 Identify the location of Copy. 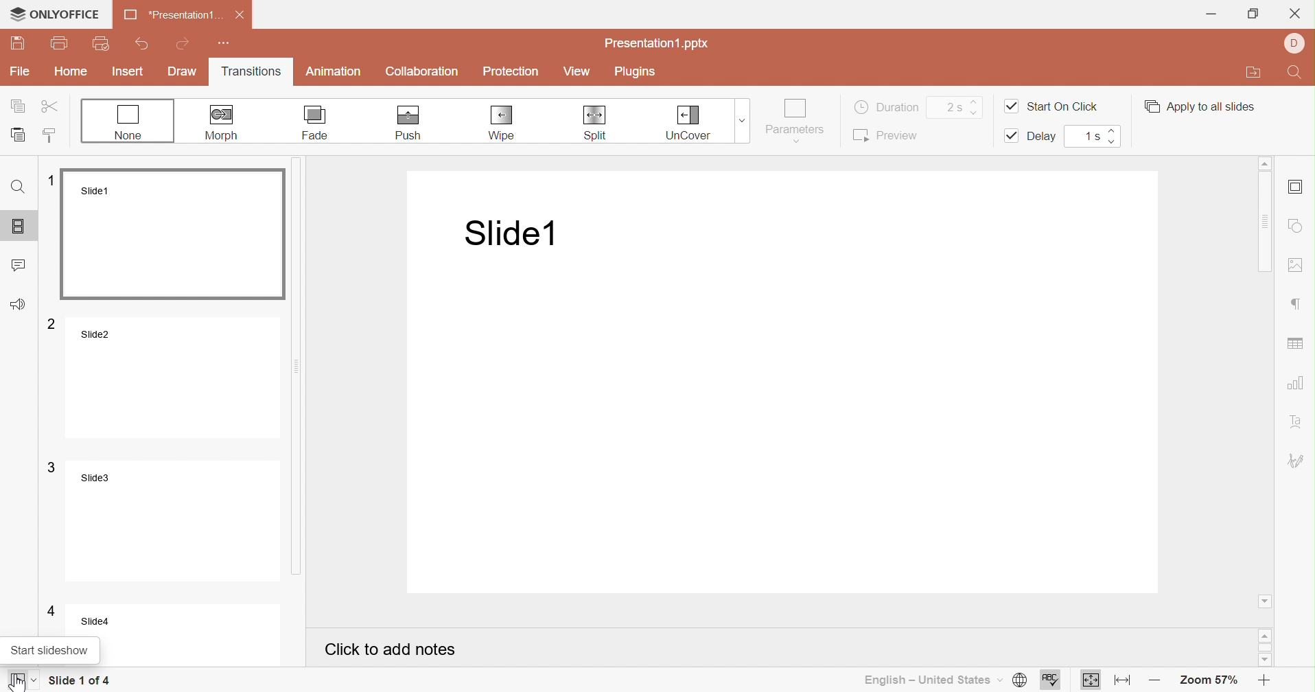
(19, 107).